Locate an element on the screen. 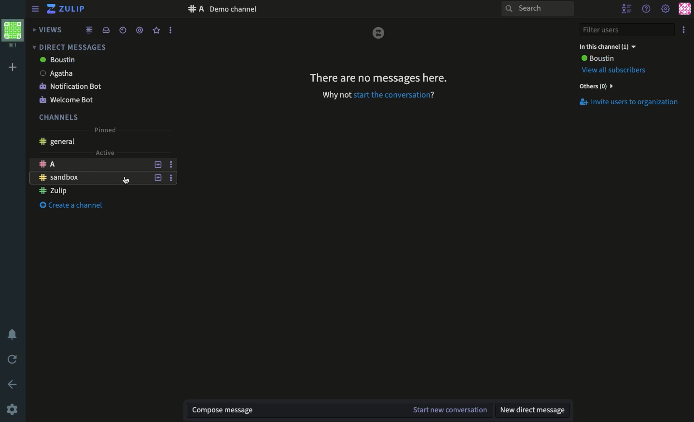  Channel Zulip  is located at coordinates (90, 192).